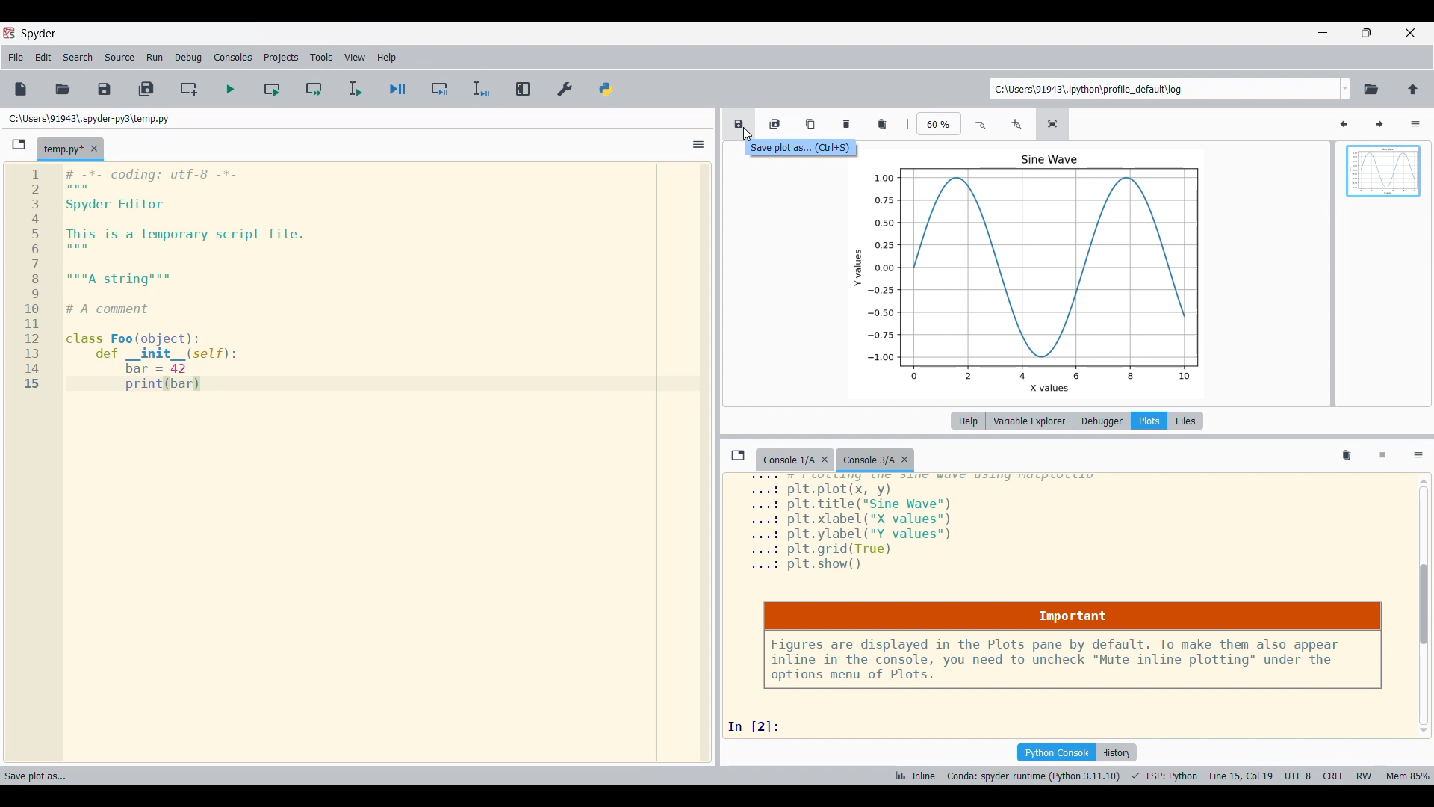  What do you see at coordinates (9, 33) in the screenshot?
I see `Software logo` at bounding box center [9, 33].